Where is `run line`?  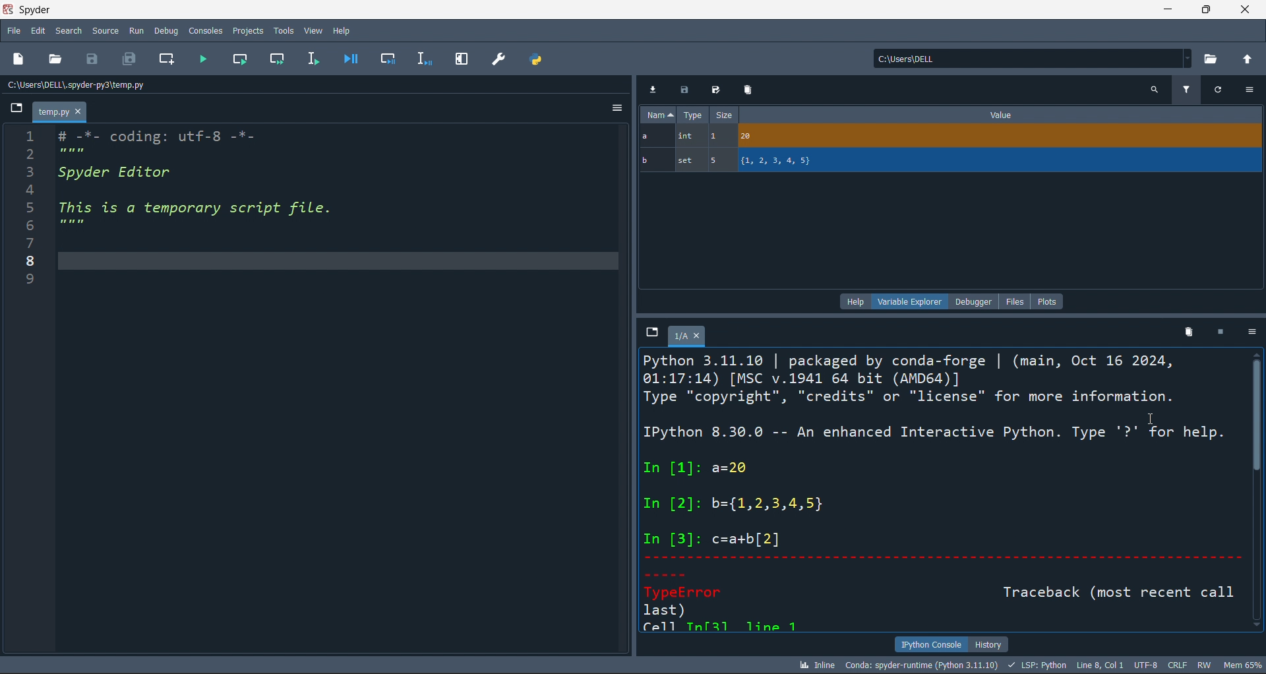
run line is located at coordinates (312, 60).